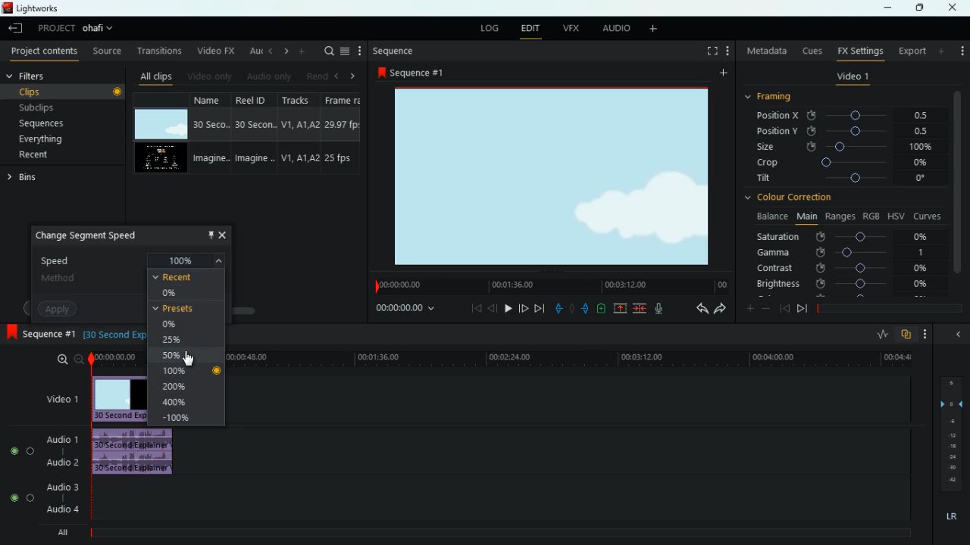 This screenshot has width=970, height=545. What do you see at coordinates (268, 51) in the screenshot?
I see `left` at bounding box center [268, 51].